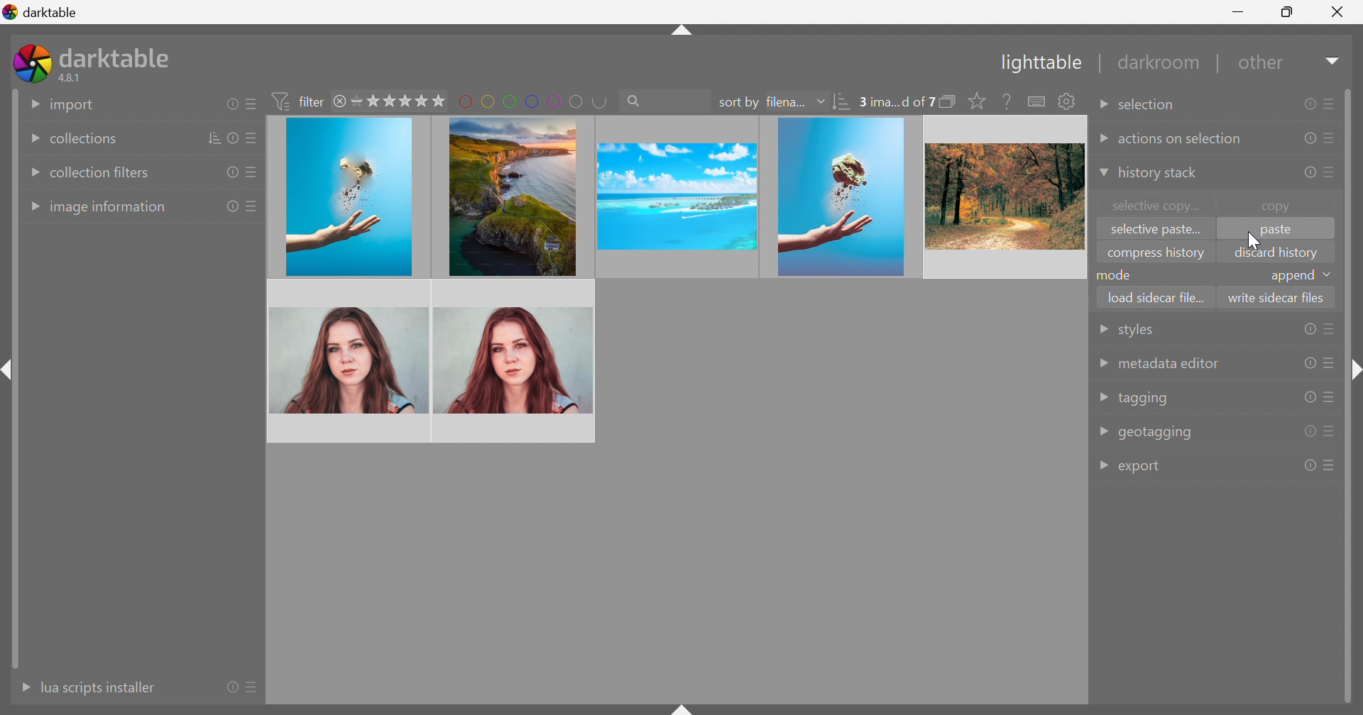 The width and height of the screenshot is (1363, 715). What do you see at coordinates (1003, 196) in the screenshot?
I see `image` at bounding box center [1003, 196].